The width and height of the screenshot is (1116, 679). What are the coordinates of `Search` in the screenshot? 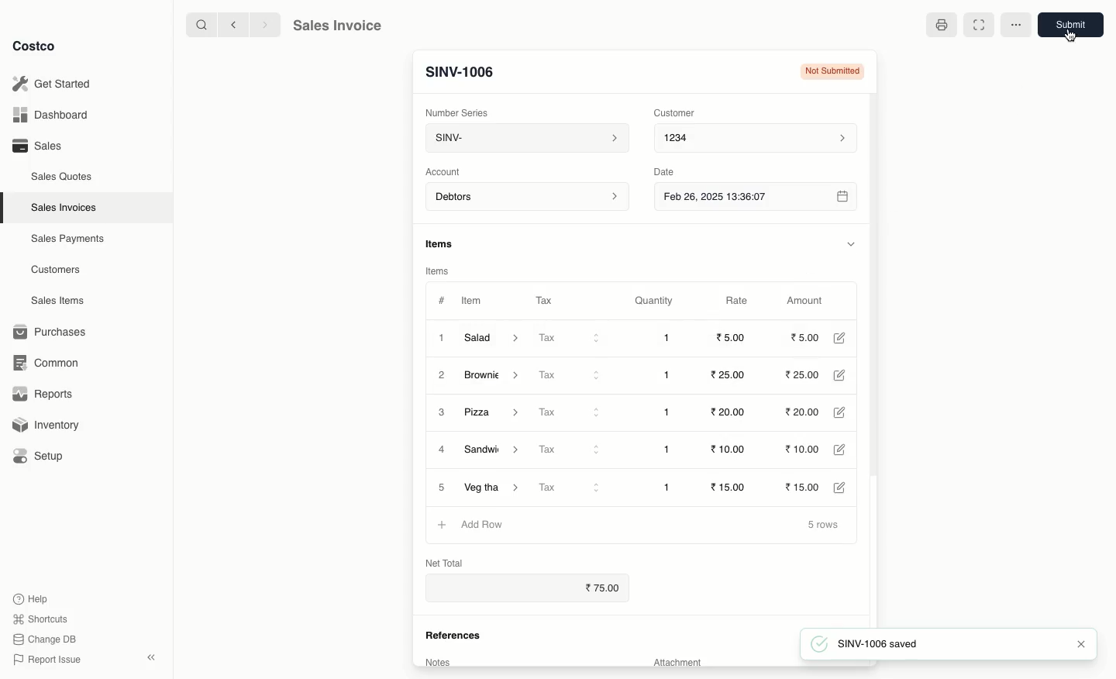 It's located at (199, 24).